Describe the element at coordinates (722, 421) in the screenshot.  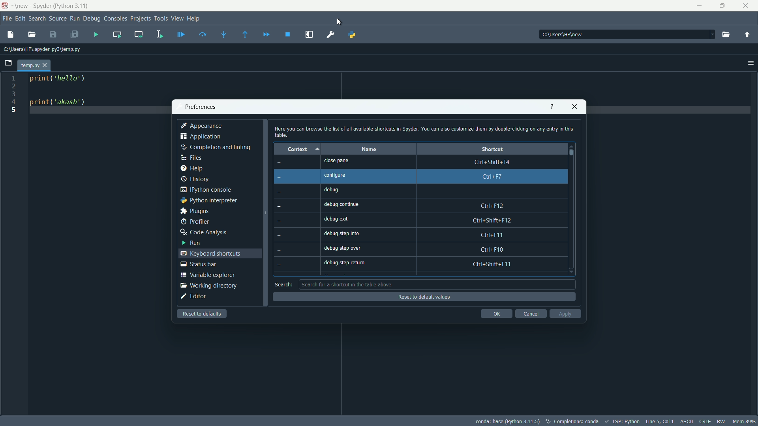
I see `rw` at that location.